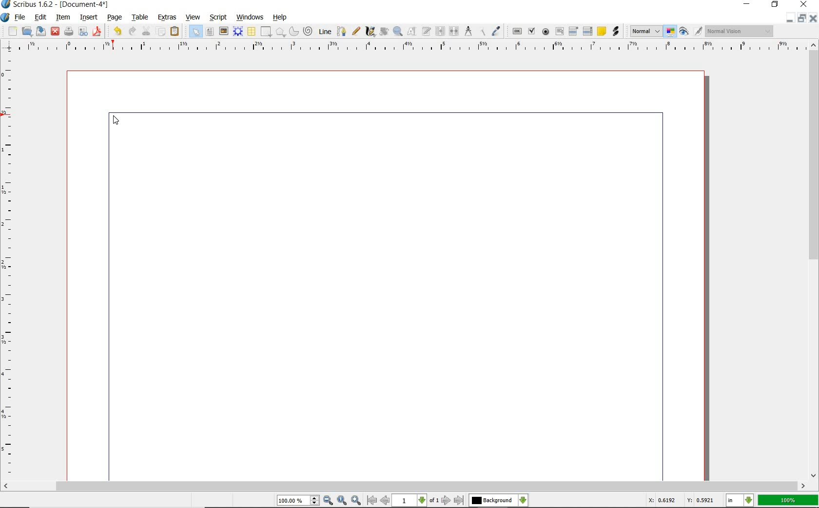  I want to click on file, so click(21, 18).